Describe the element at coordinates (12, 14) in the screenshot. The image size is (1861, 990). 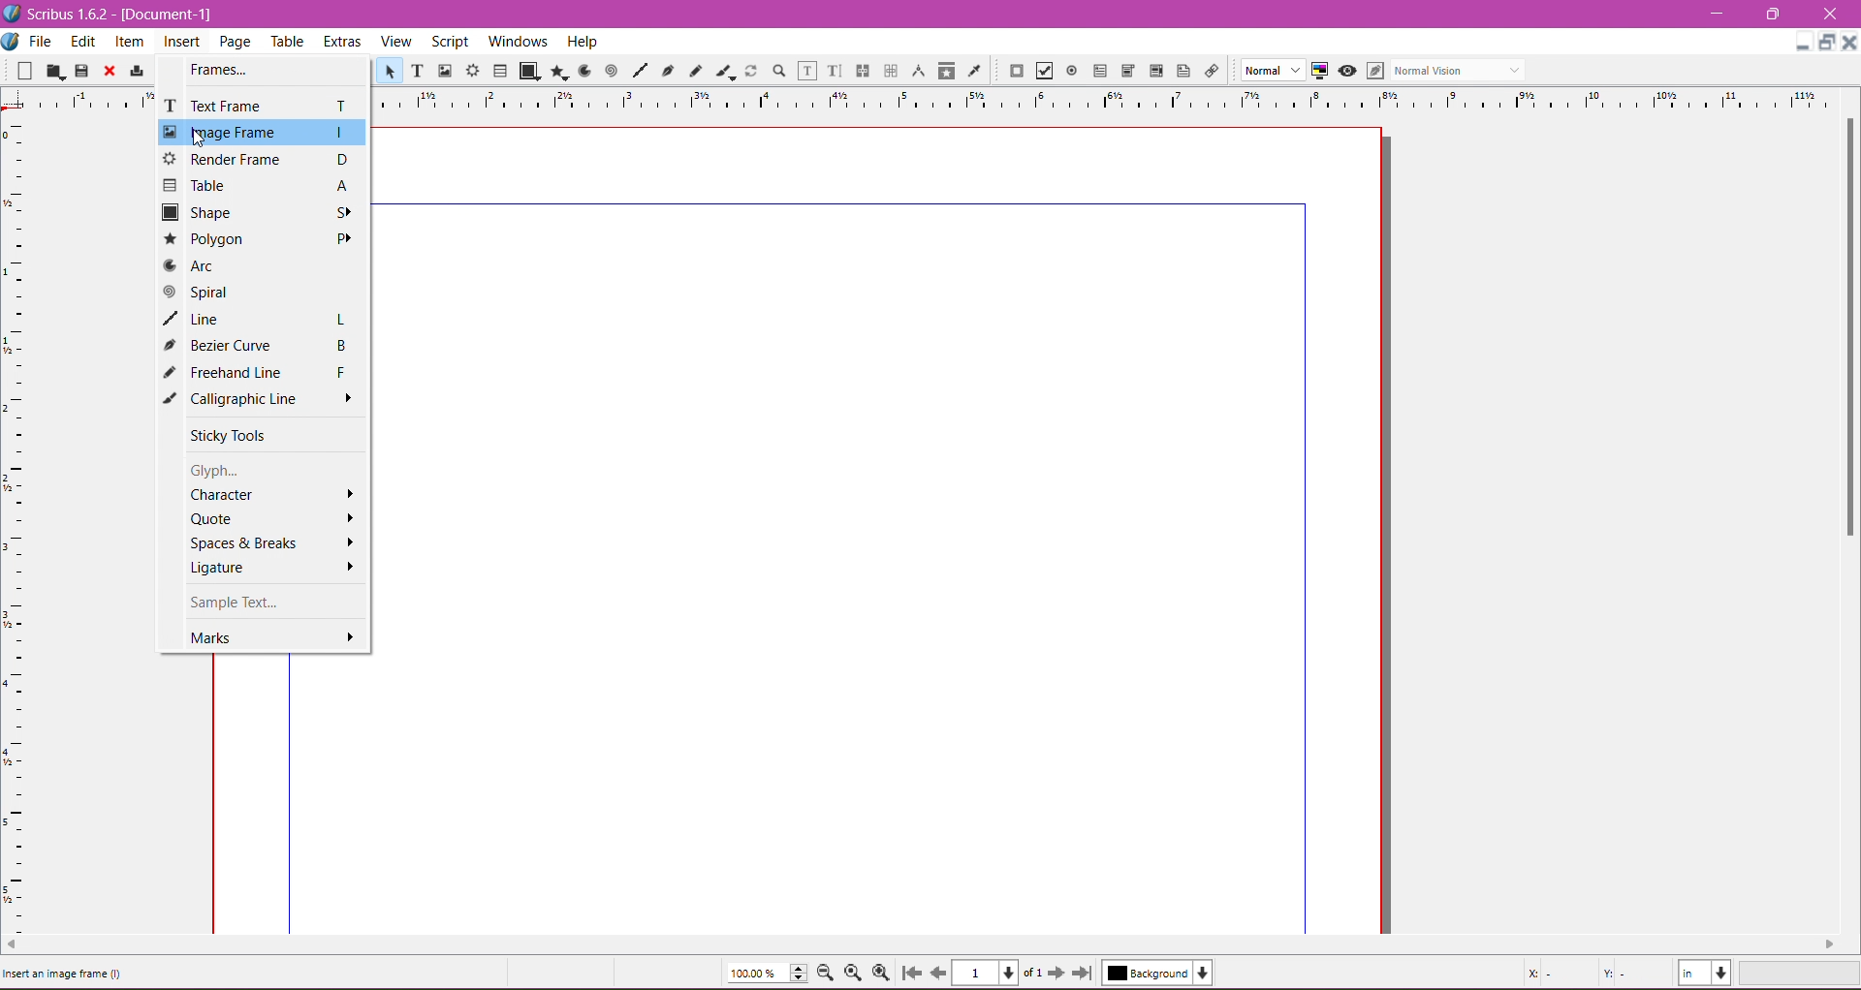
I see `Application Logo` at that location.